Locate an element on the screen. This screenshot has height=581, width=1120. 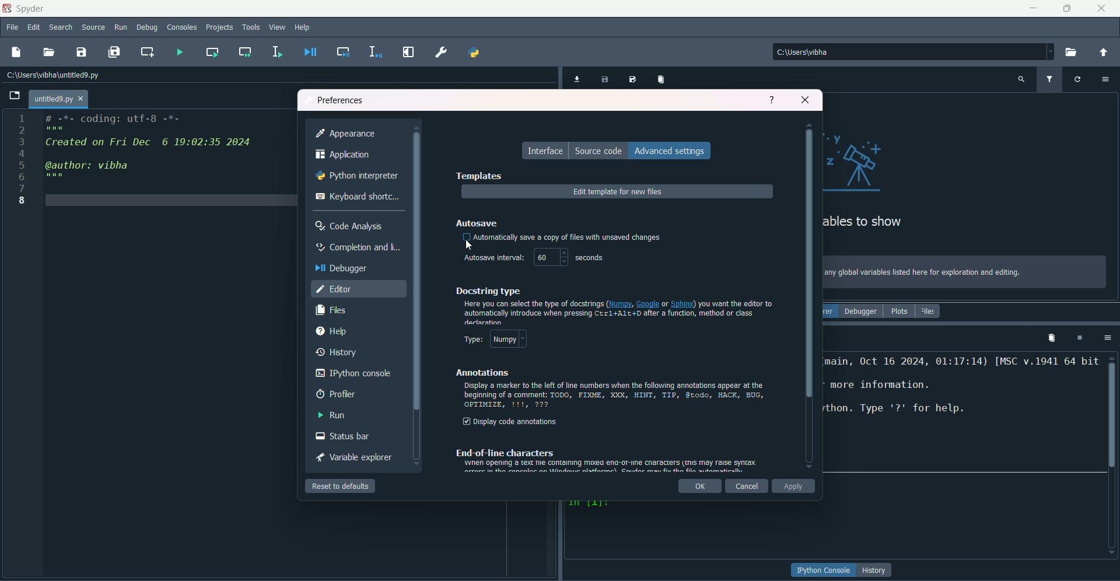
debugger is located at coordinates (341, 268).